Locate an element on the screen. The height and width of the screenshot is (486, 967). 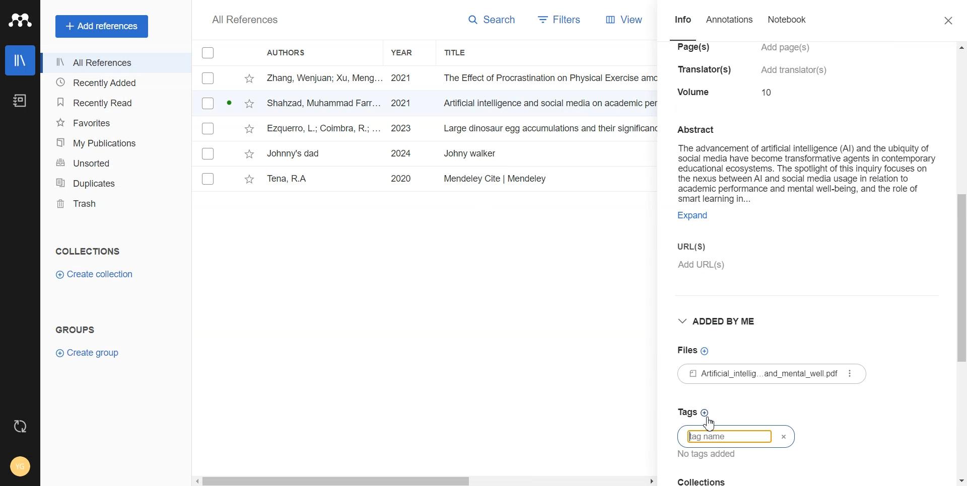
Notebook is located at coordinates (786, 26).